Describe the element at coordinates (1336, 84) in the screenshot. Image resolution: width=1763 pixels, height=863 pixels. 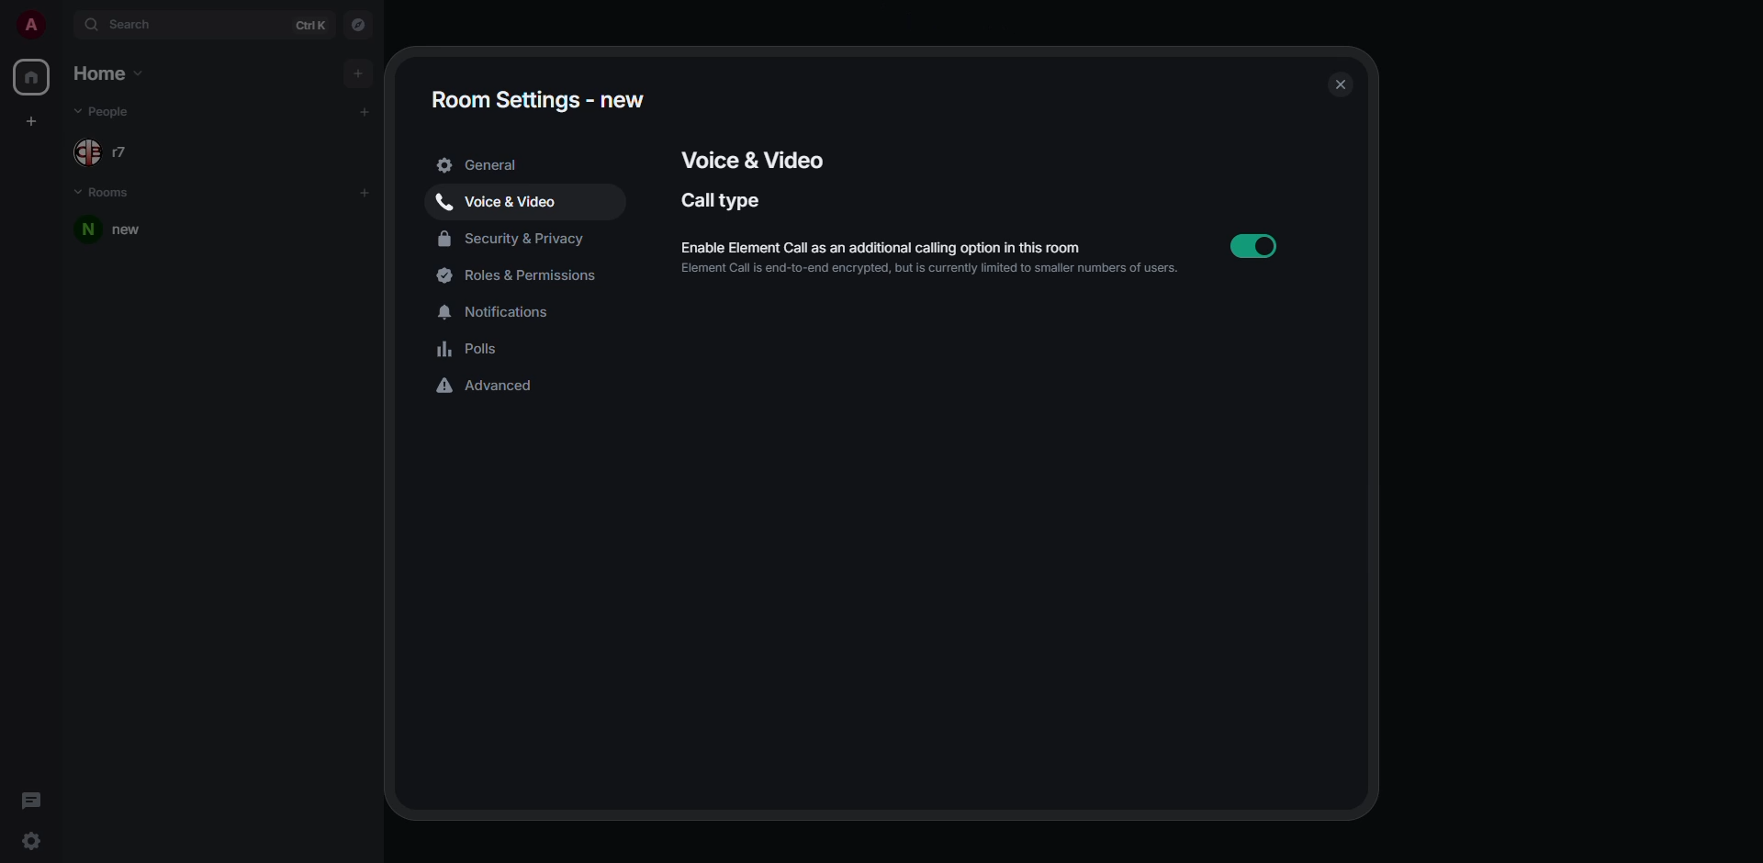
I see `close` at that location.